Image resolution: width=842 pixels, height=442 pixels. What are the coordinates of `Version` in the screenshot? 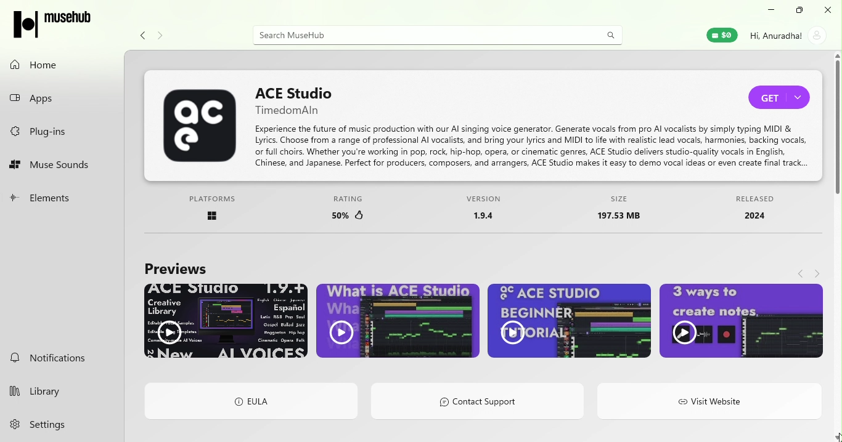 It's located at (485, 212).